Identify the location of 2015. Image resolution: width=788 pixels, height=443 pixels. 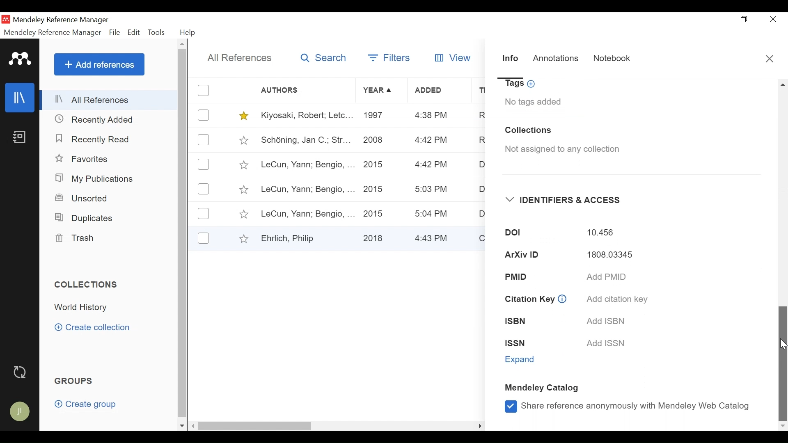
(375, 189).